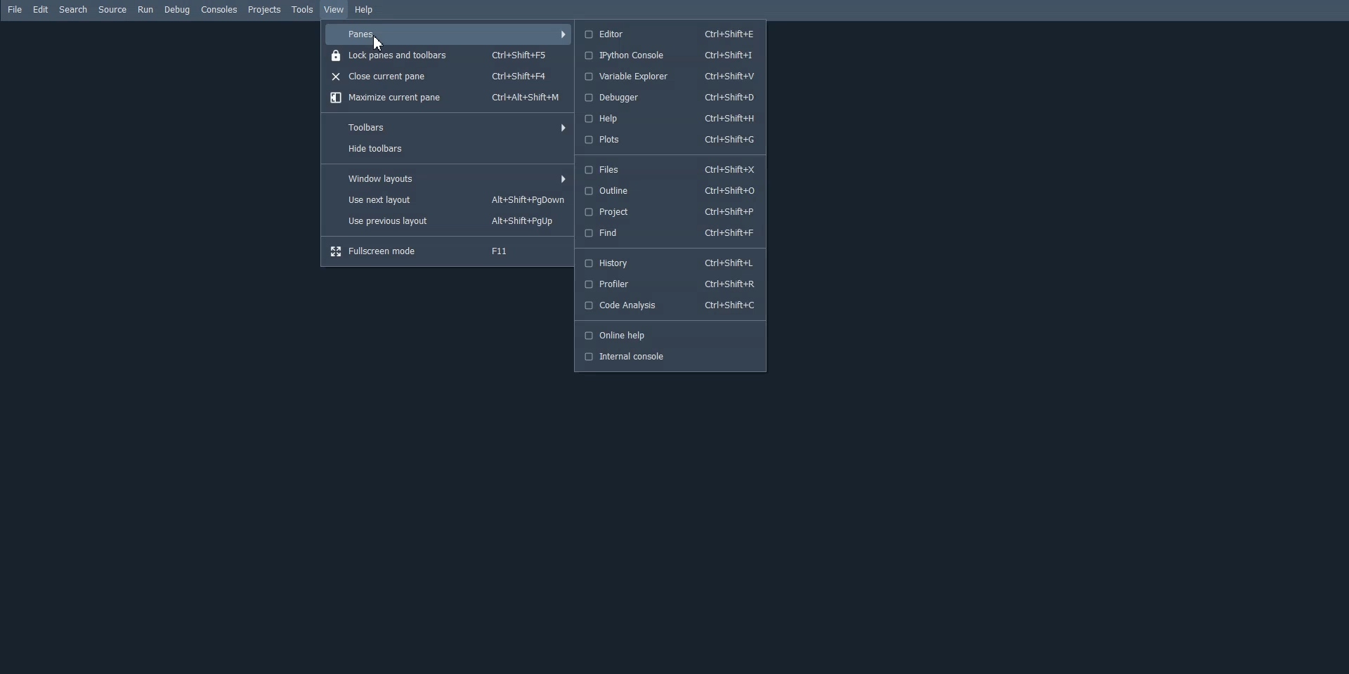 Image resolution: width=1349 pixels, height=674 pixels. Describe the element at coordinates (449, 221) in the screenshot. I see `Use previous layout` at that location.